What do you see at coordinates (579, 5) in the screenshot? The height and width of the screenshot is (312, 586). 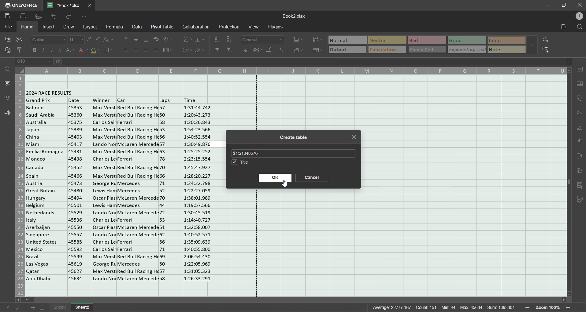 I see `close` at bounding box center [579, 5].